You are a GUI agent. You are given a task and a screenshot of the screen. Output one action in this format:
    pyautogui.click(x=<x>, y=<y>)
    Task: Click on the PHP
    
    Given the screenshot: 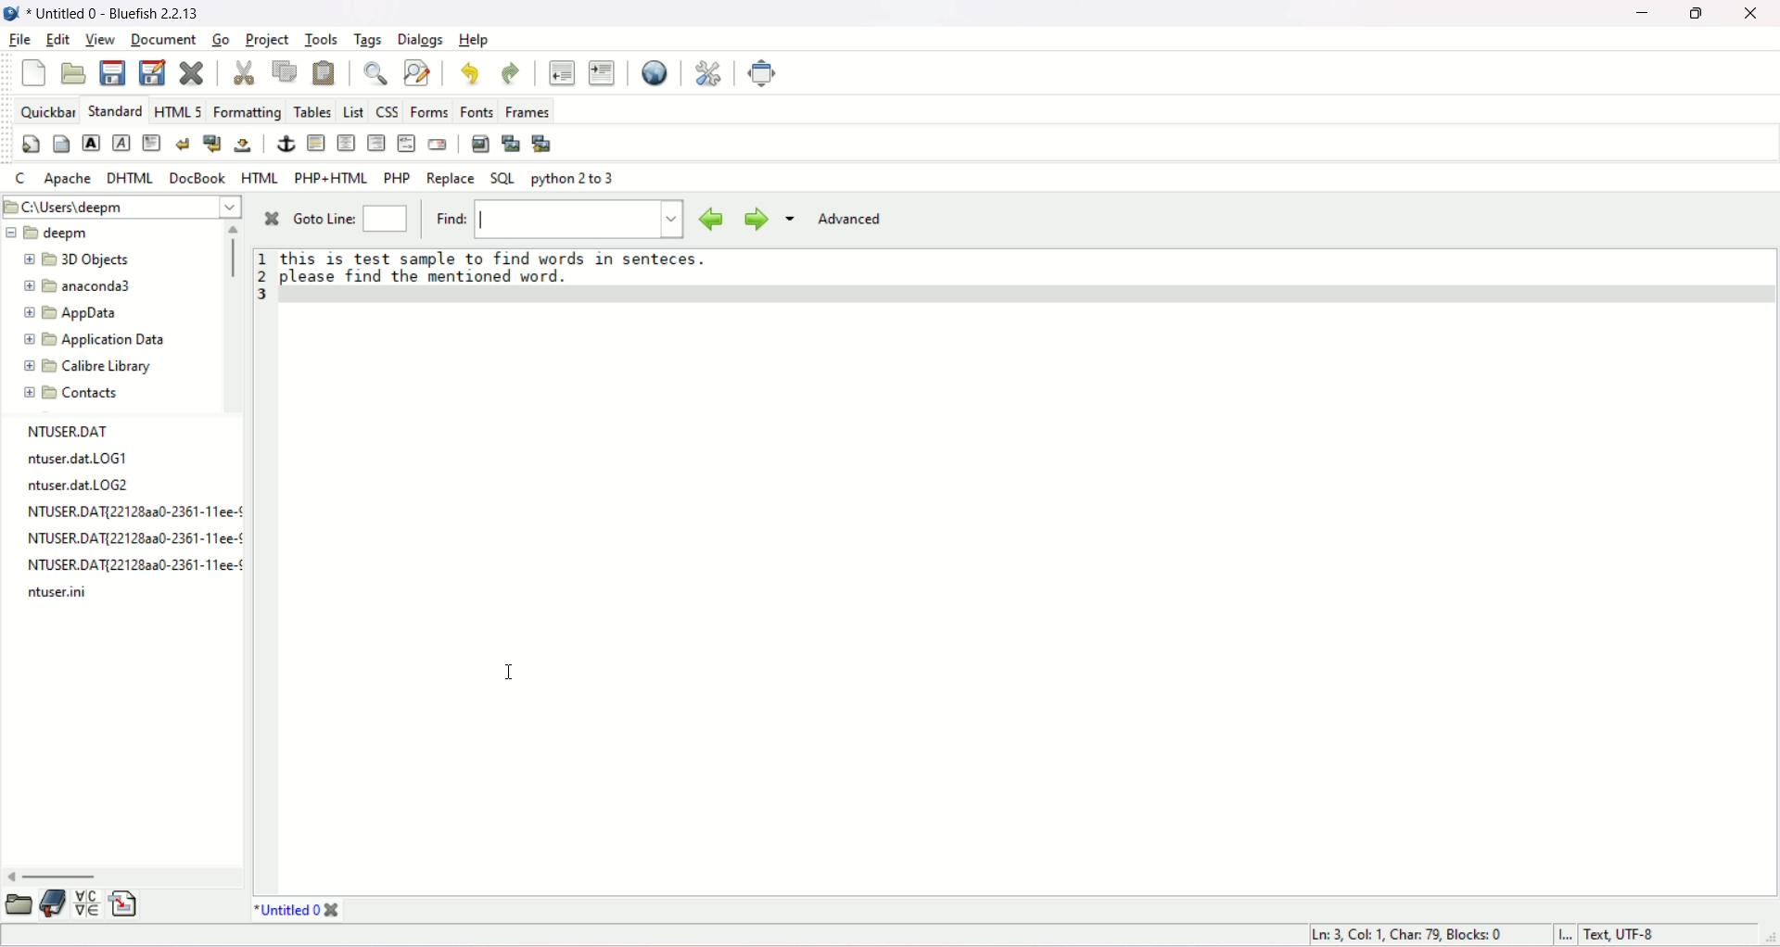 What is the action you would take?
    pyautogui.click(x=397, y=177)
    